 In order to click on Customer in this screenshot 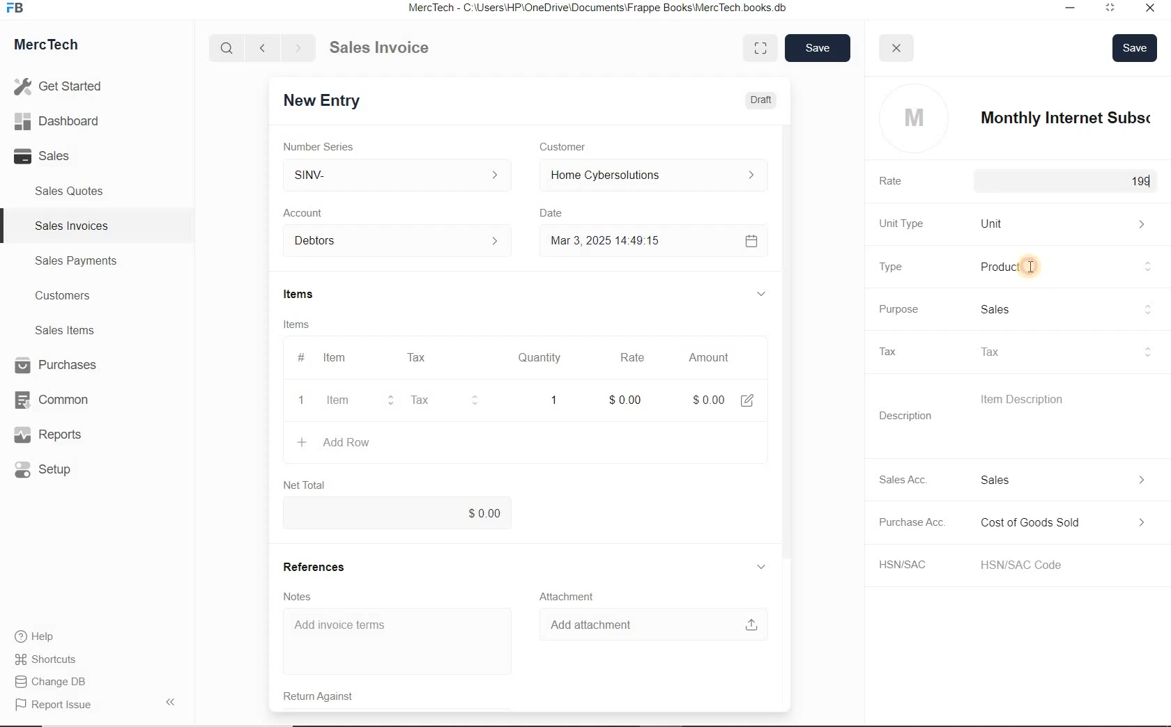, I will do `click(570, 146)`.